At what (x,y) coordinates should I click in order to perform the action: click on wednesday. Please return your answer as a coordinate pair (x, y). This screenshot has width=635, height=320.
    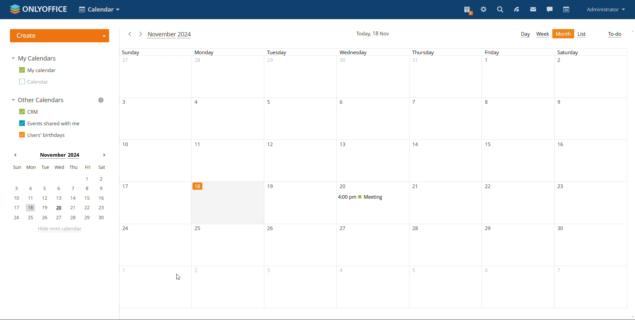
    Looking at the image, I should click on (373, 115).